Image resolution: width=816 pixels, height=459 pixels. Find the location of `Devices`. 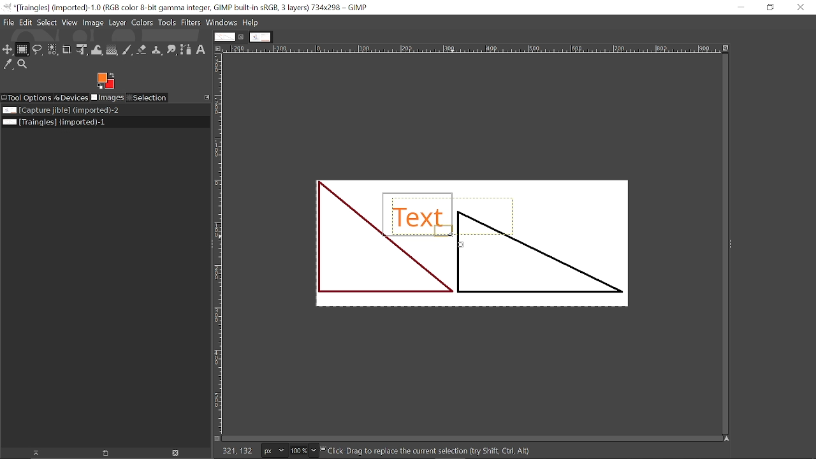

Devices is located at coordinates (71, 97).